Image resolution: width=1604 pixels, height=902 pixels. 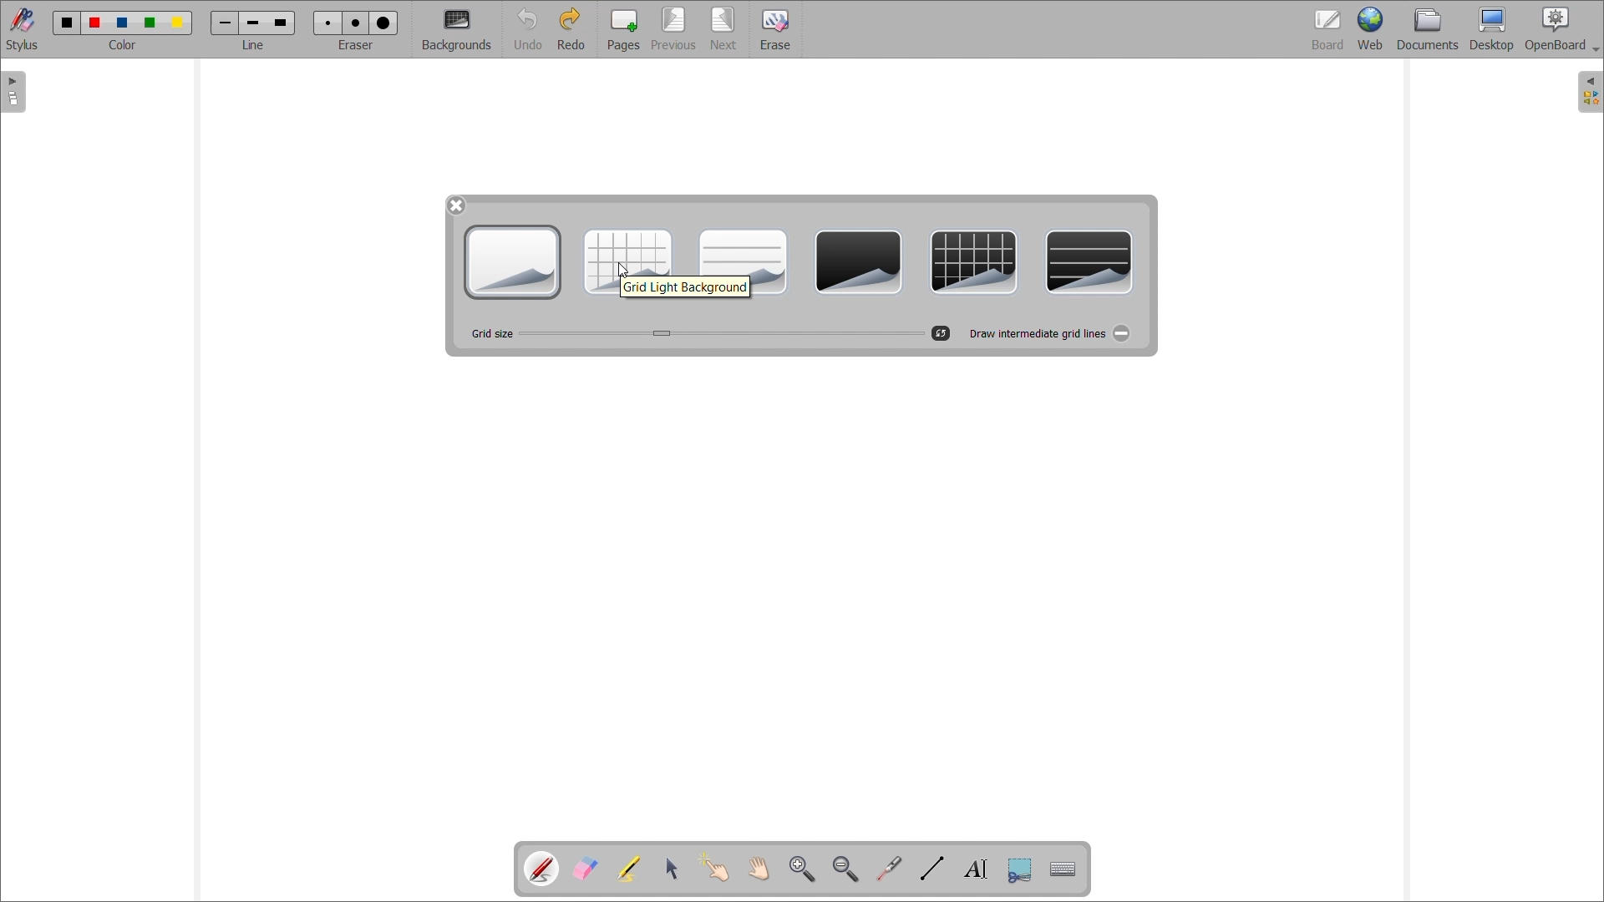 I want to click on Virtual laser pointer, so click(x=889, y=869).